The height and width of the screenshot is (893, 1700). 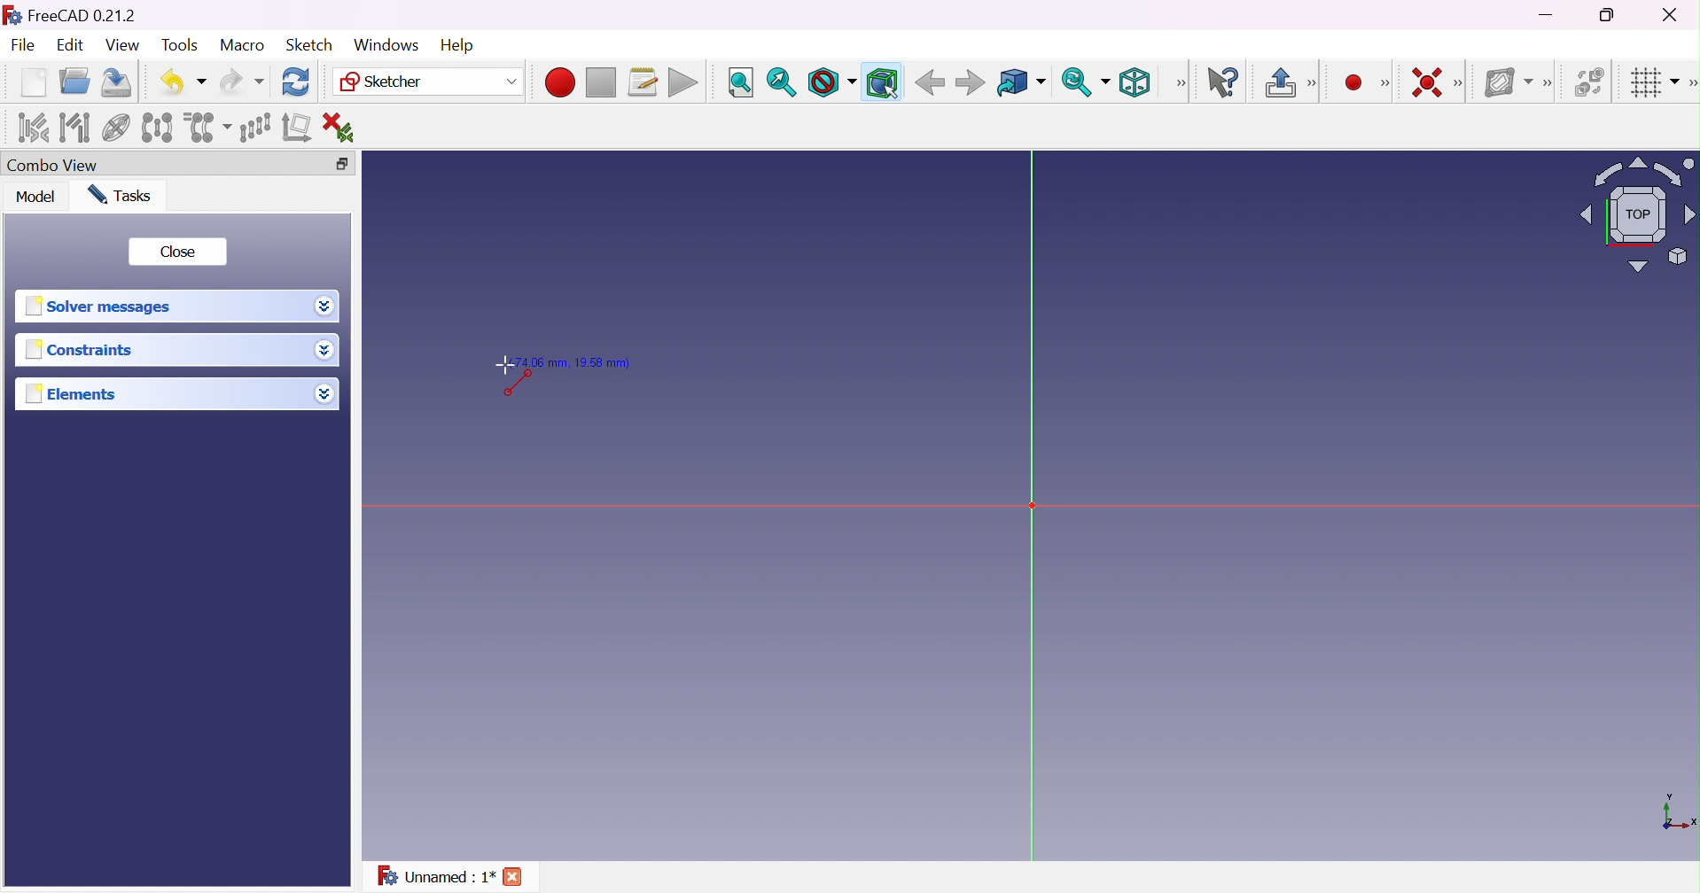 I want to click on Symmetry, so click(x=156, y=128).